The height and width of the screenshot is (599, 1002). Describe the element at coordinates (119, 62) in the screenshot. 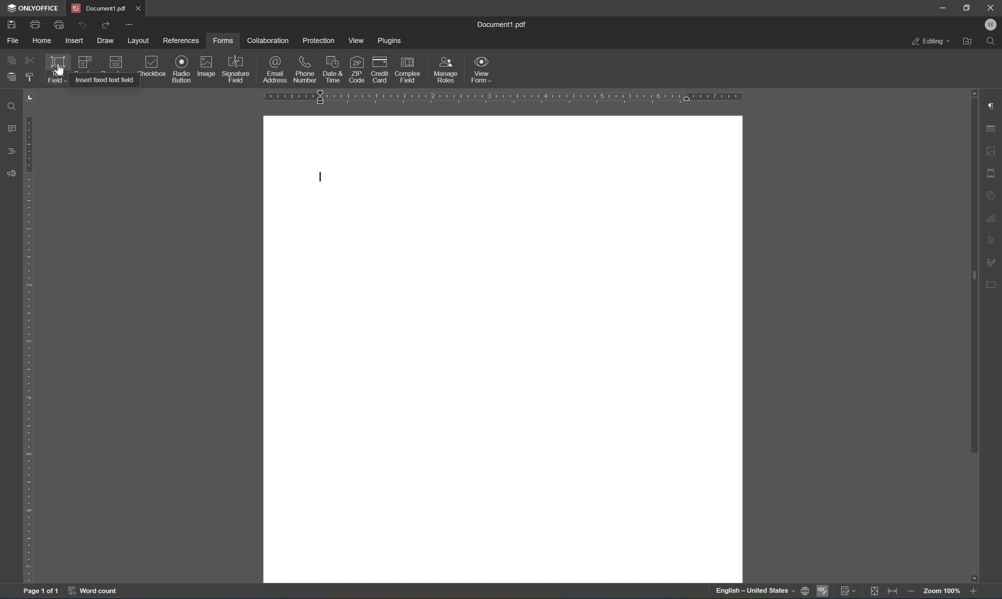

I see `icon` at that location.